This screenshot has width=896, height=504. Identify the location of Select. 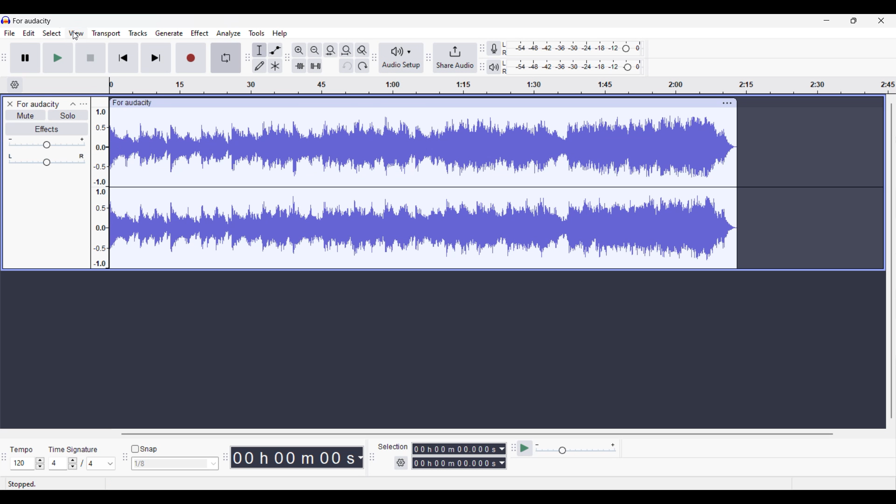
(52, 33).